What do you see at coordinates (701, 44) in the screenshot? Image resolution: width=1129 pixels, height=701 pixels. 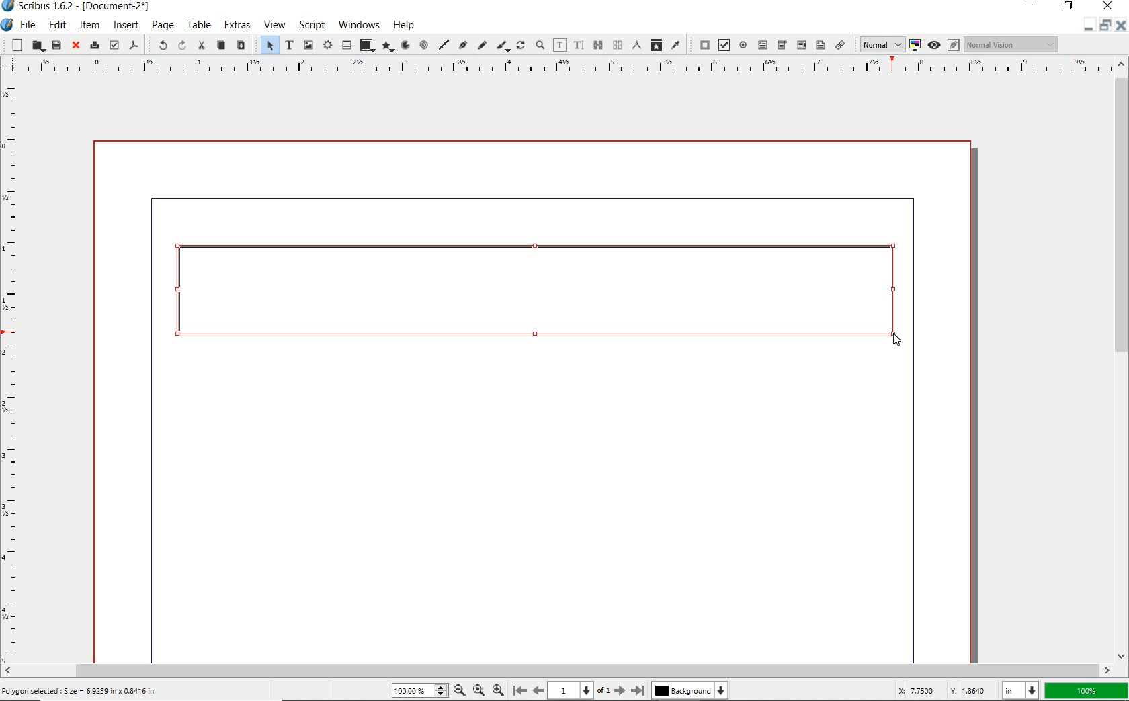 I see `pdf push button` at bounding box center [701, 44].